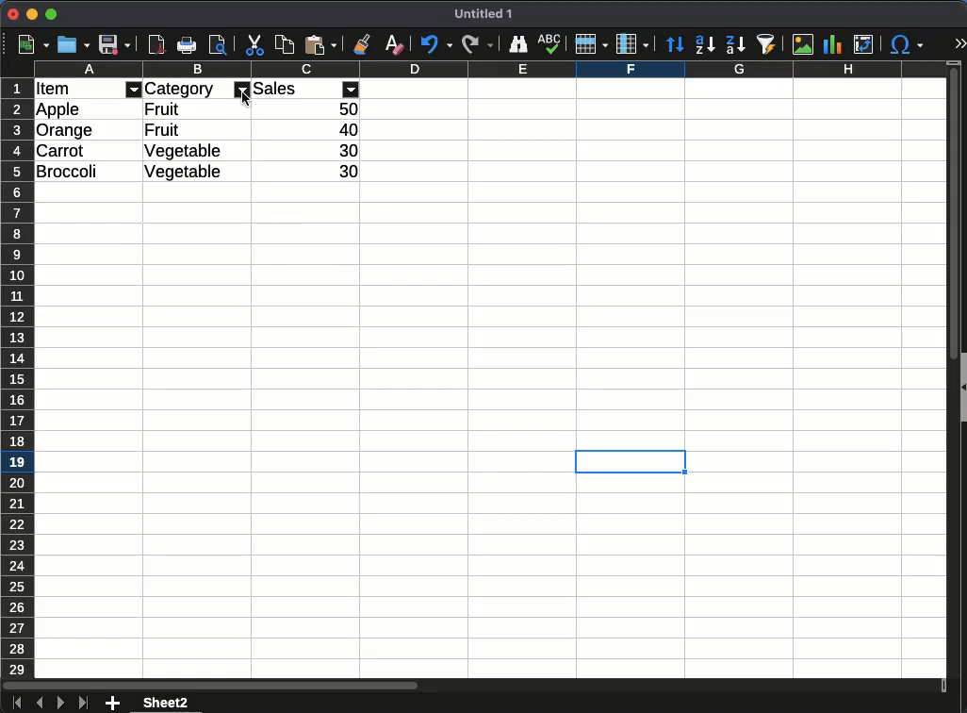 This screenshot has width=967, height=713. I want to click on category, so click(182, 89).